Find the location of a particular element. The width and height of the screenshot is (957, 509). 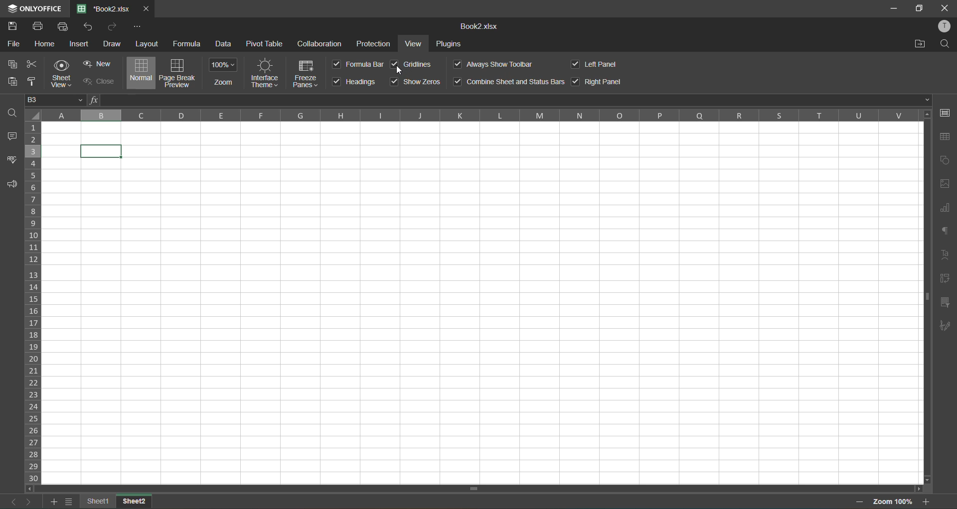

previous is located at coordinates (10, 502).